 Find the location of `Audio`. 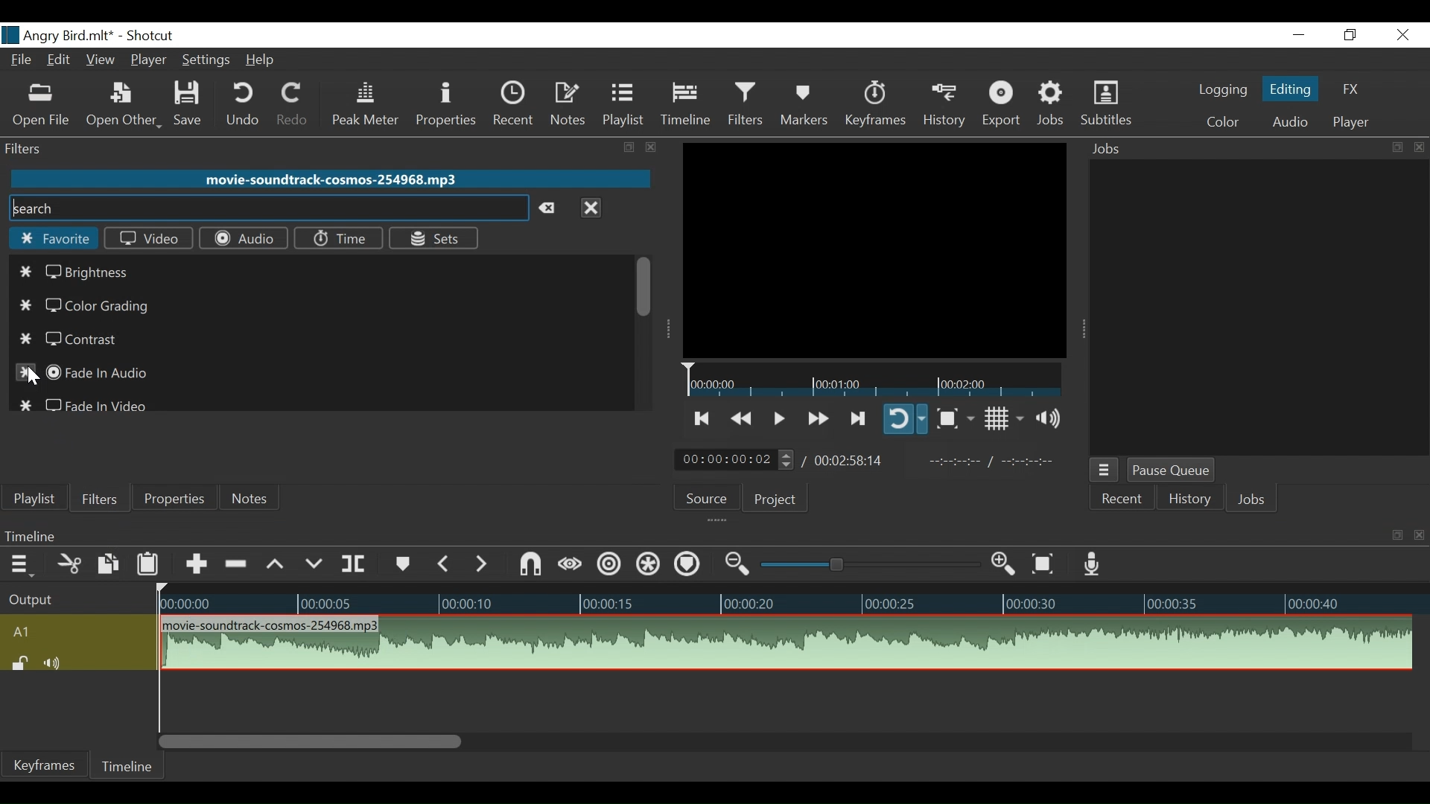

Audio is located at coordinates (243, 237).